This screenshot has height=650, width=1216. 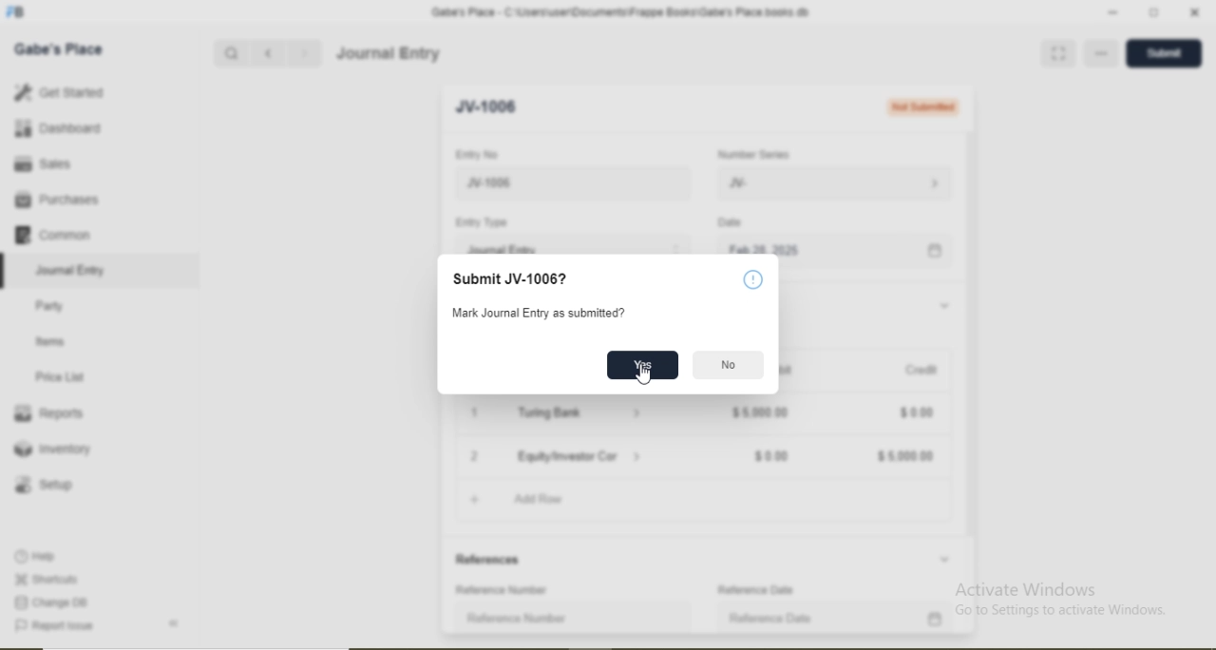 I want to click on Help, so click(x=753, y=279).